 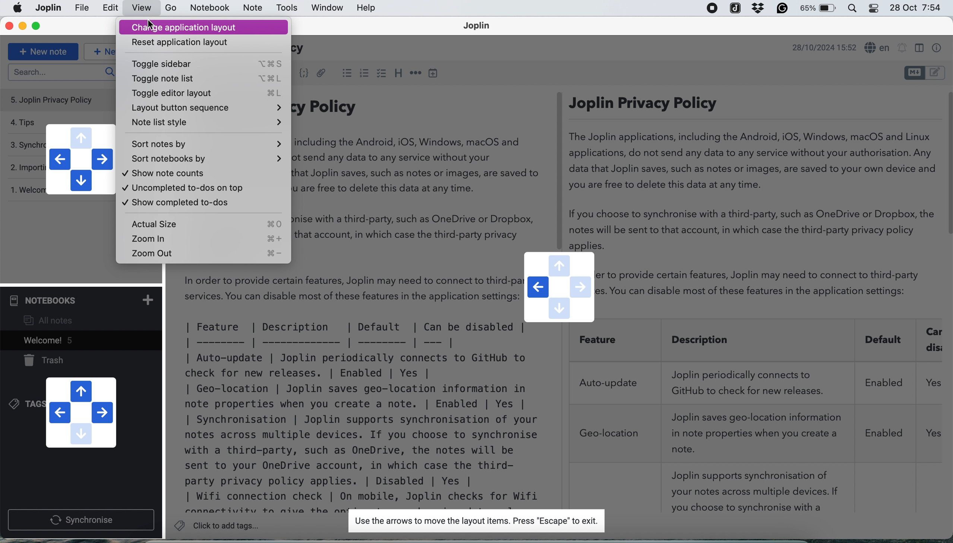 What do you see at coordinates (205, 143) in the screenshot?
I see `Sort notes by` at bounding box center [205, 143].